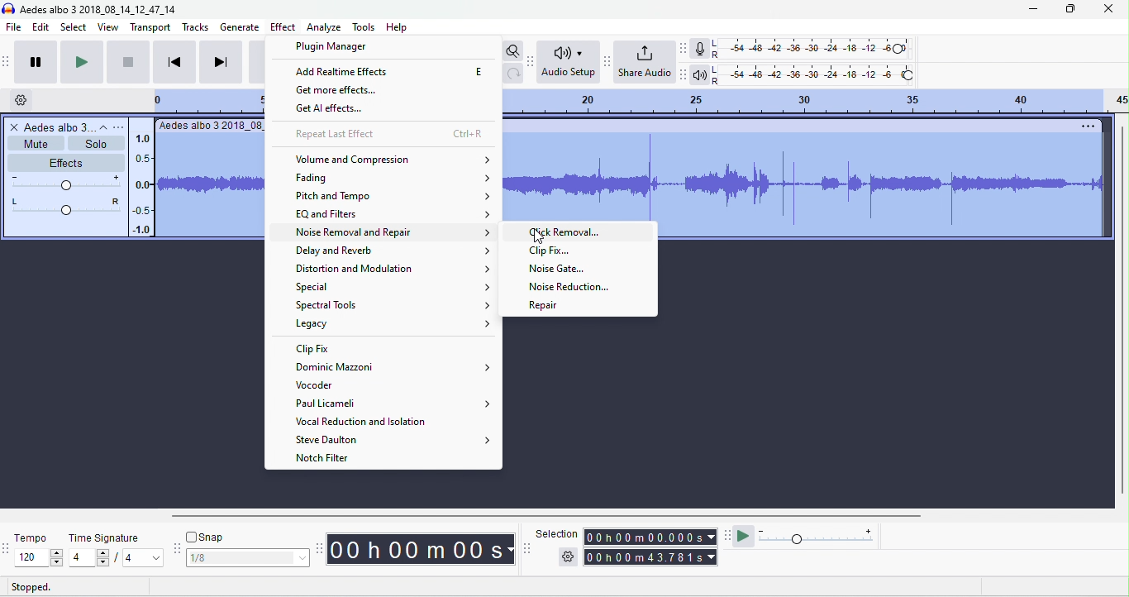 This screenshot has width=1129, height=597. I want to click on transport, so click(149, 27).